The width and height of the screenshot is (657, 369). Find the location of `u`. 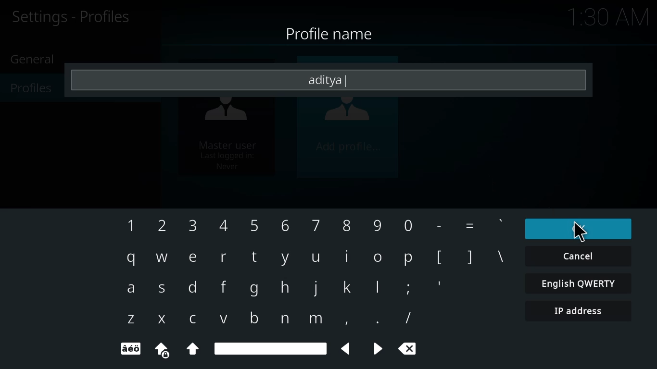

u is located at coordinates (316, 259).